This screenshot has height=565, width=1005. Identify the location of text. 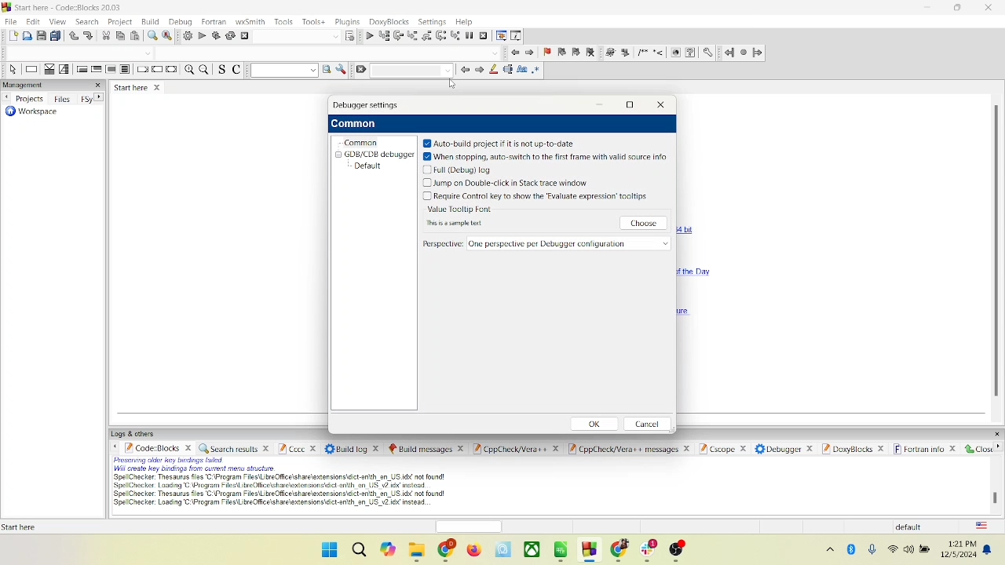
(460, 224).